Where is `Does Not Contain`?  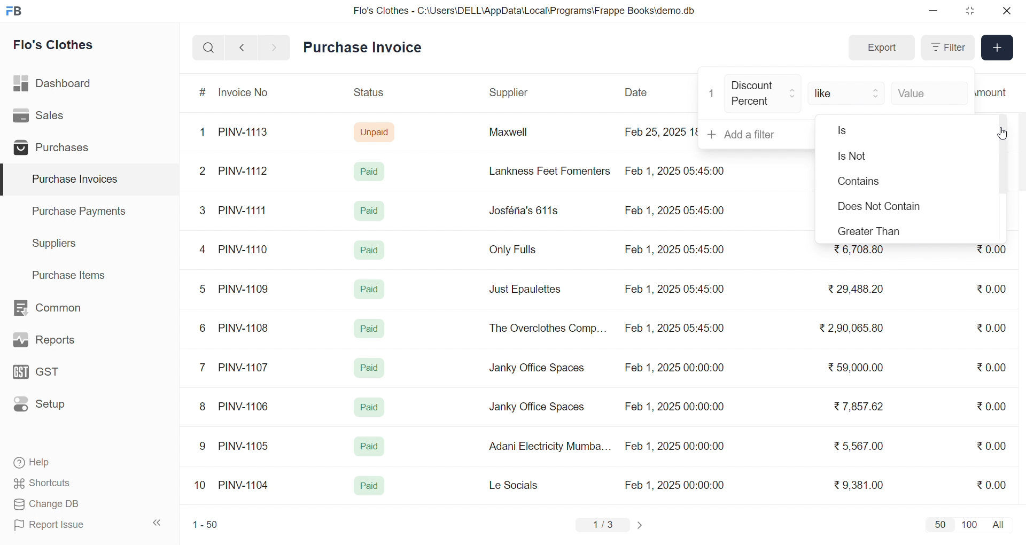
Does Not Contain is located at coordinates (876, 207).